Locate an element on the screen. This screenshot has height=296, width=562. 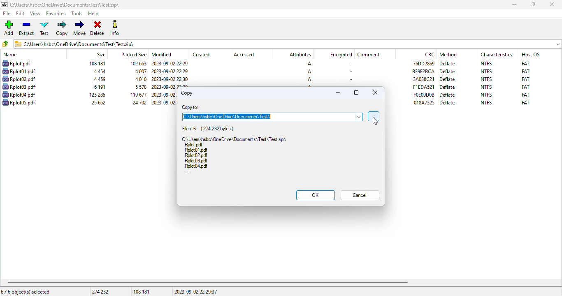
minimize is located at coordinates (514, 5).